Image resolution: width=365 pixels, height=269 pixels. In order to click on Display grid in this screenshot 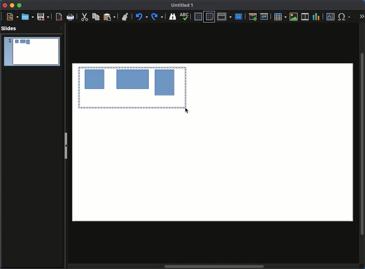, I will do `click(197, 17)`.